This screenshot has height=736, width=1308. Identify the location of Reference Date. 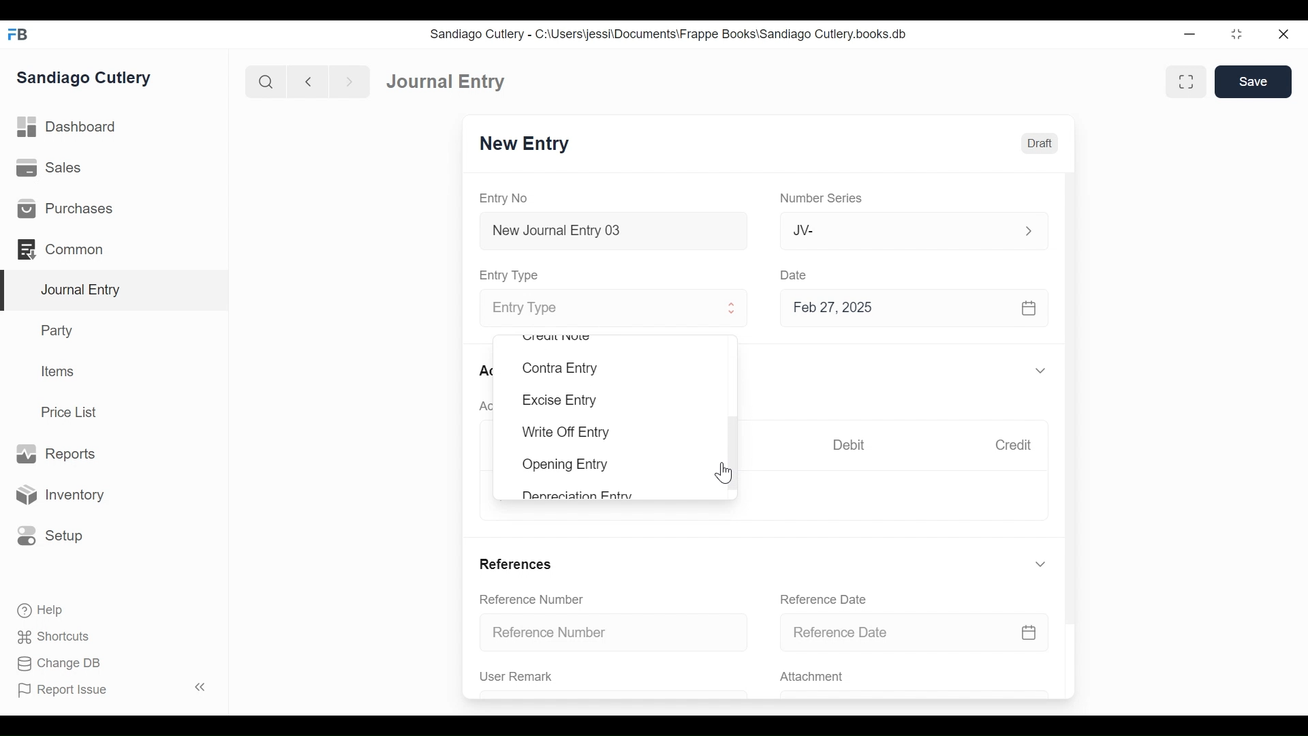
(826, 600).